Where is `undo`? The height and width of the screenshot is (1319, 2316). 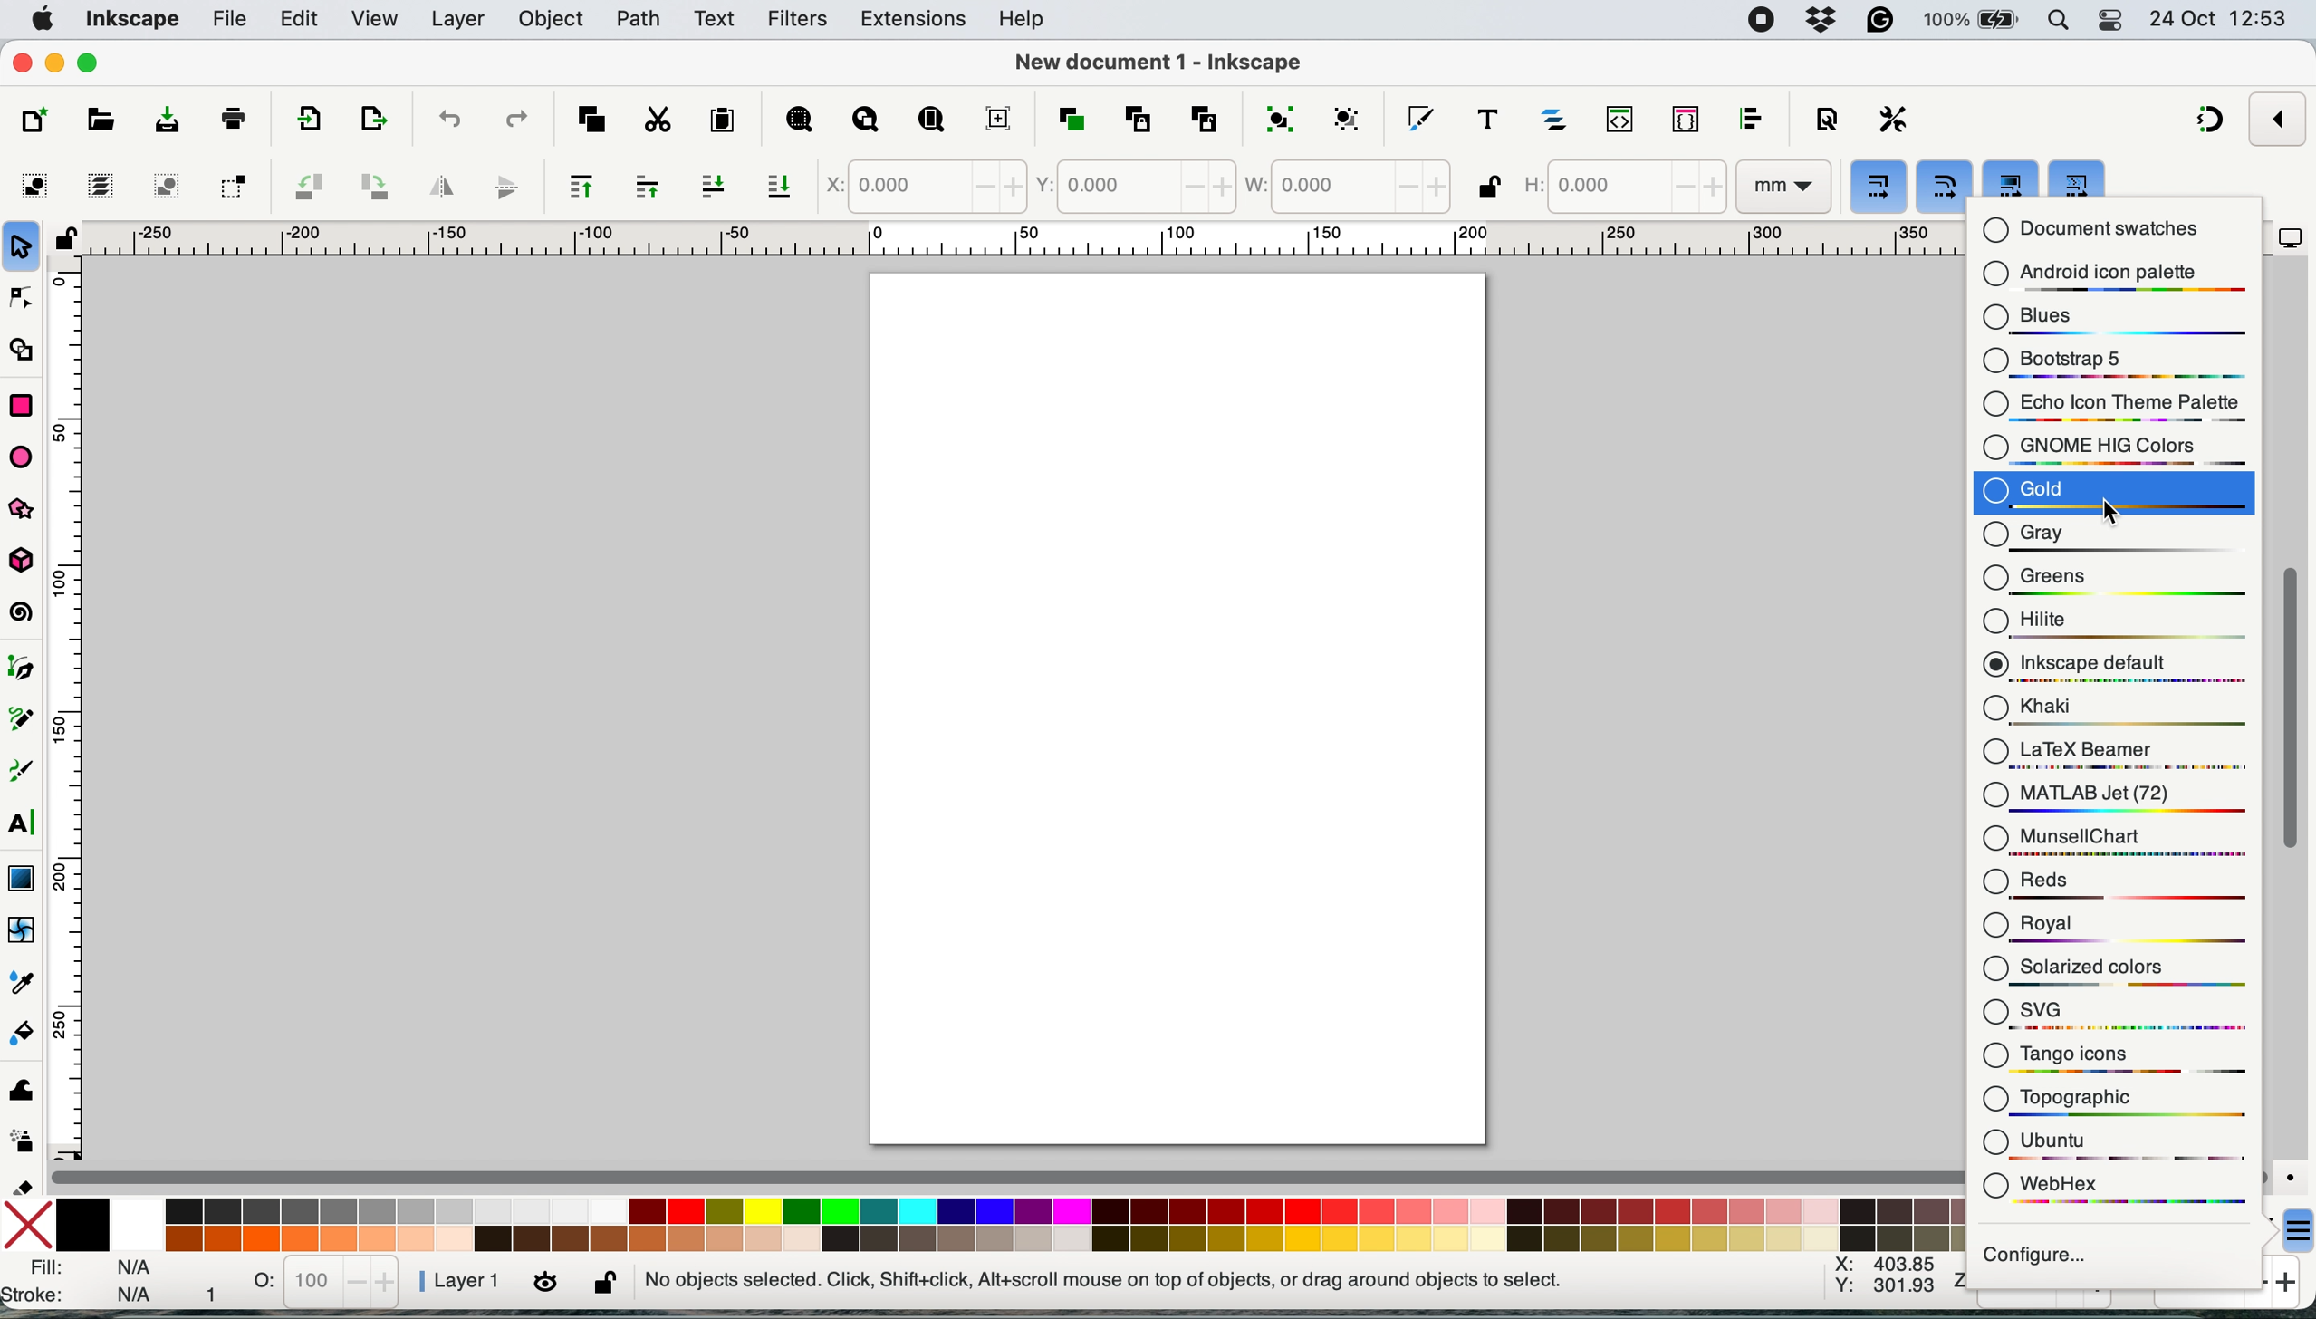
undo is located at coordinates (449, 120).